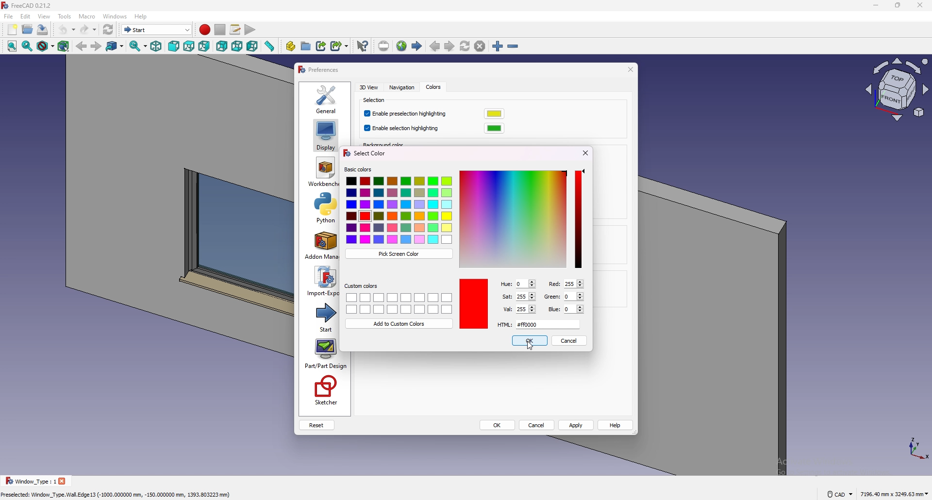 The image size is (932, 500). Describe the element at coordinates (513, 47) in the screenshot. I see `zoom out` at that location.